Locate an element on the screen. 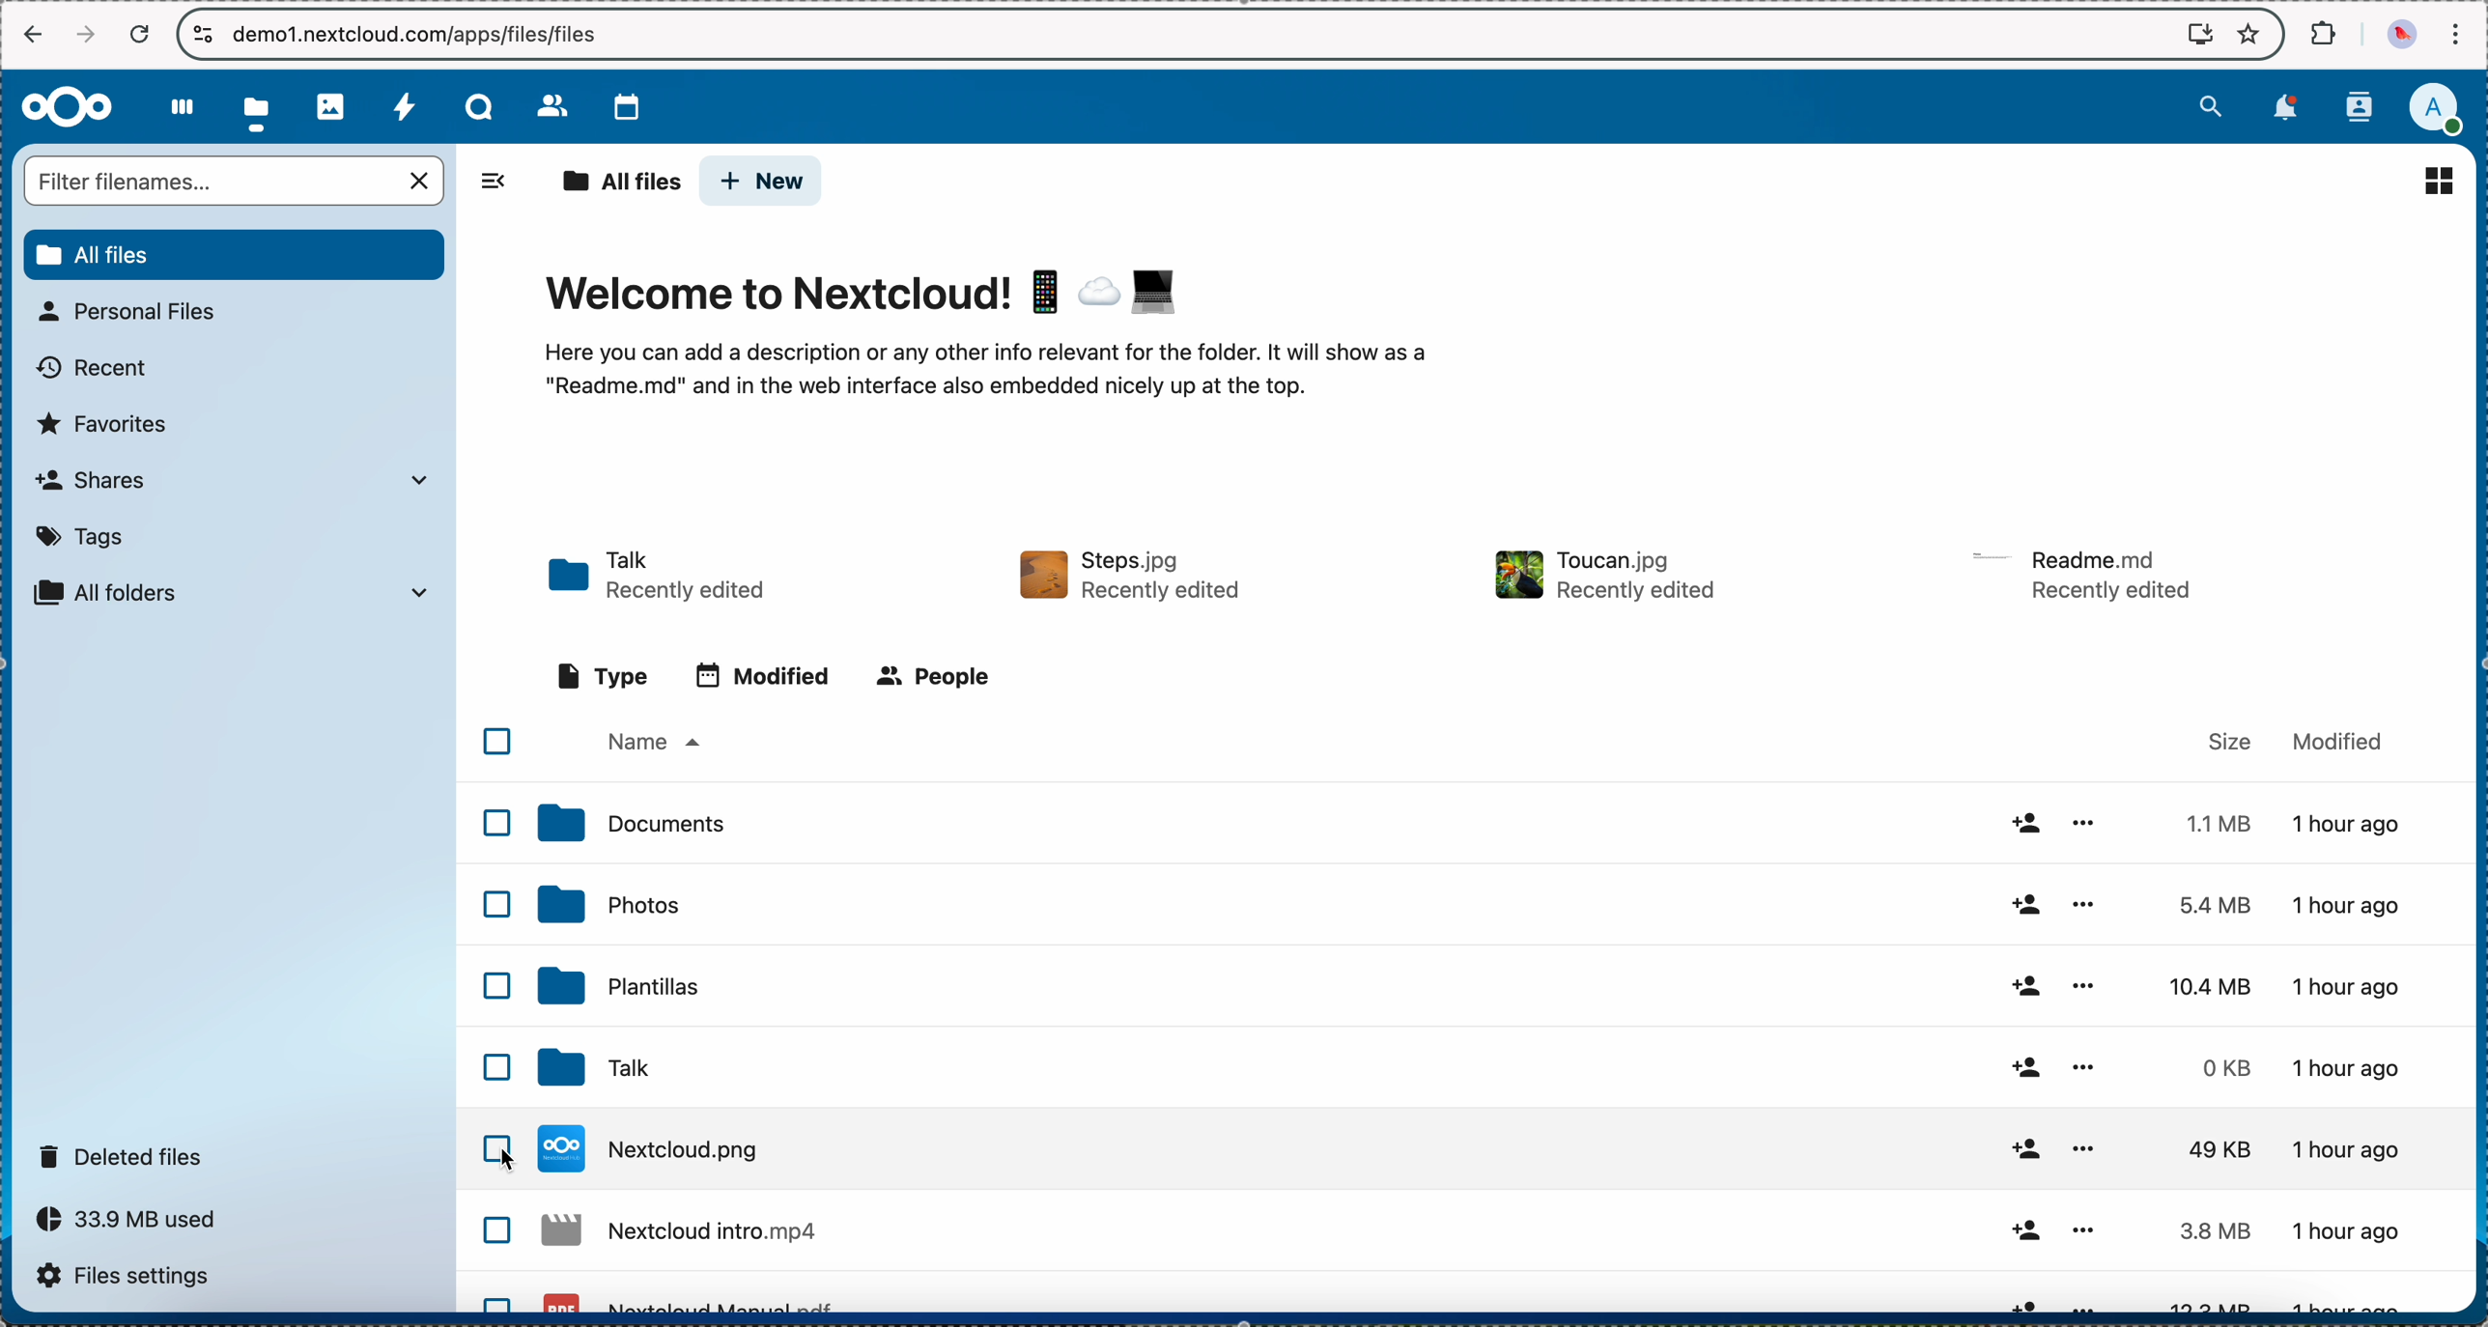 The width and height of the screenshot is (2488, 1327). contacts is located at coordinates (2365, 105).